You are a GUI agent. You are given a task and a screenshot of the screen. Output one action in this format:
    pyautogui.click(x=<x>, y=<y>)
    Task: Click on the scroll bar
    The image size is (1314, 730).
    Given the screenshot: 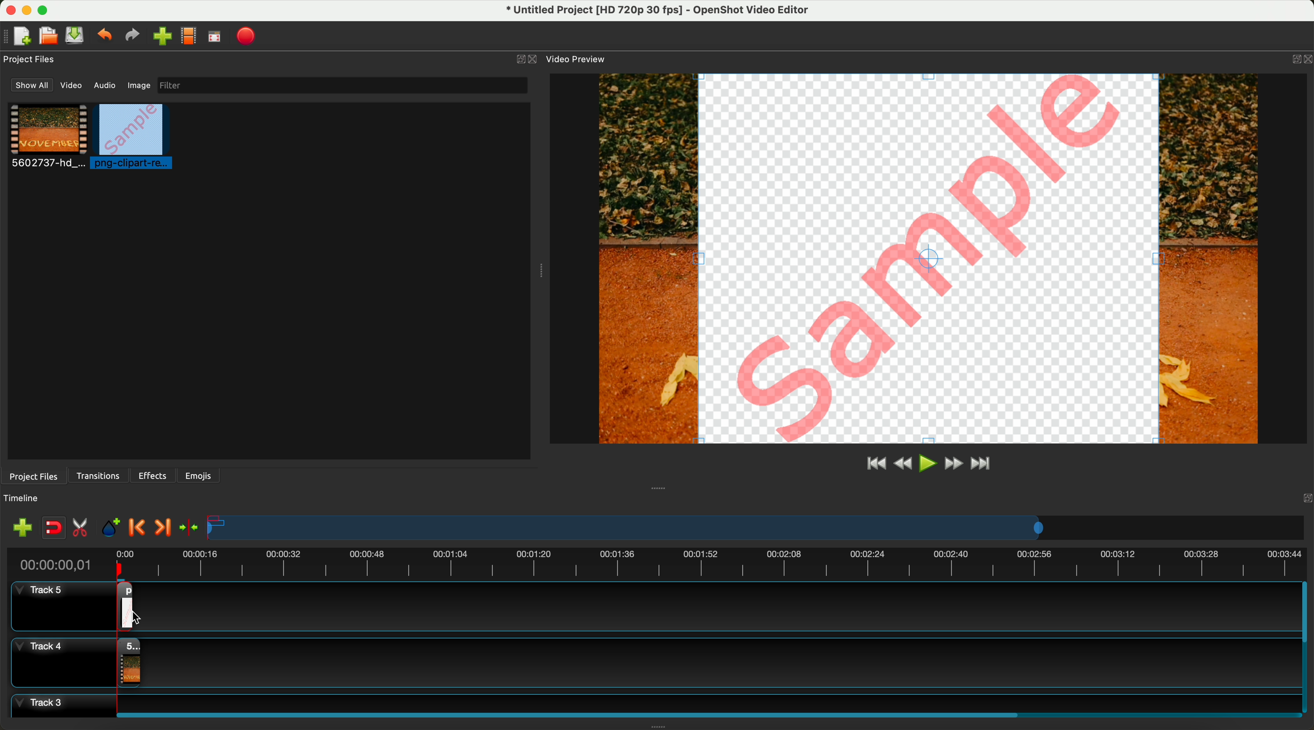 What is the action you would take?
    pyautogui.click(x=704, y=713)
    